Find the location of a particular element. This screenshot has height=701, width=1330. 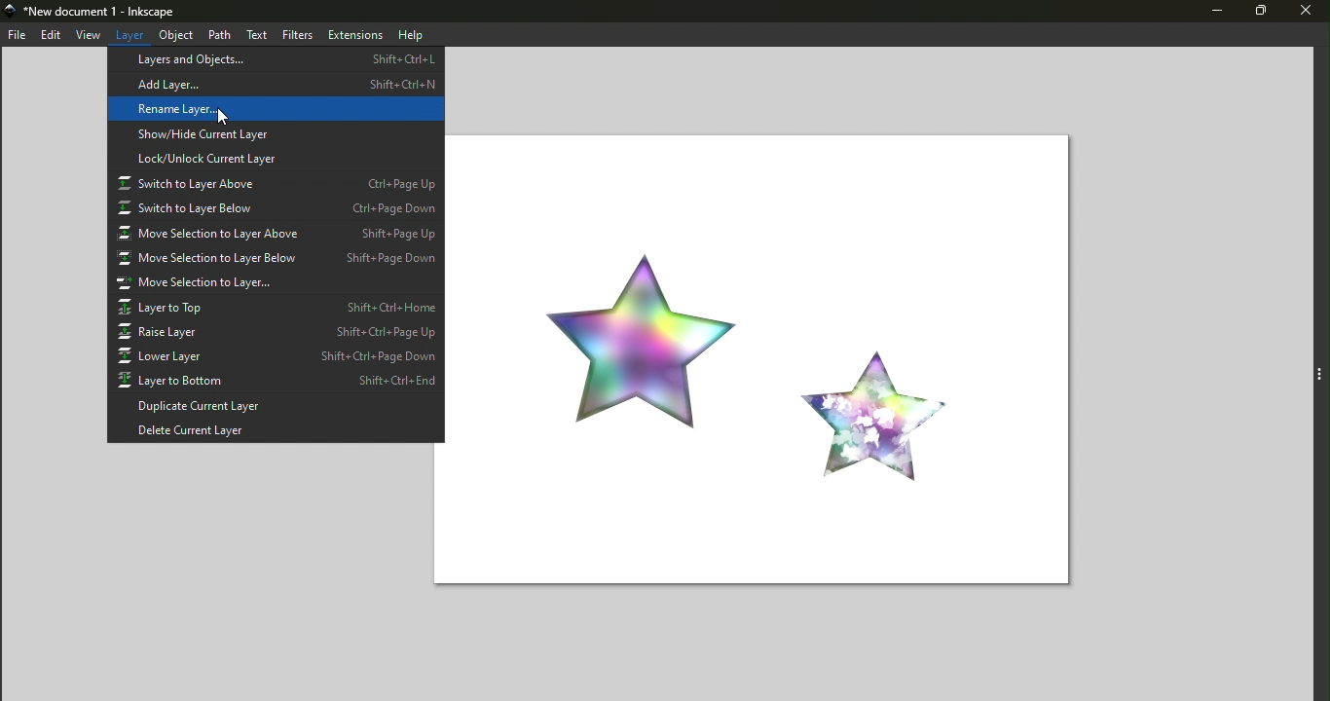

Lower layer is located at coordinates (274, 354).